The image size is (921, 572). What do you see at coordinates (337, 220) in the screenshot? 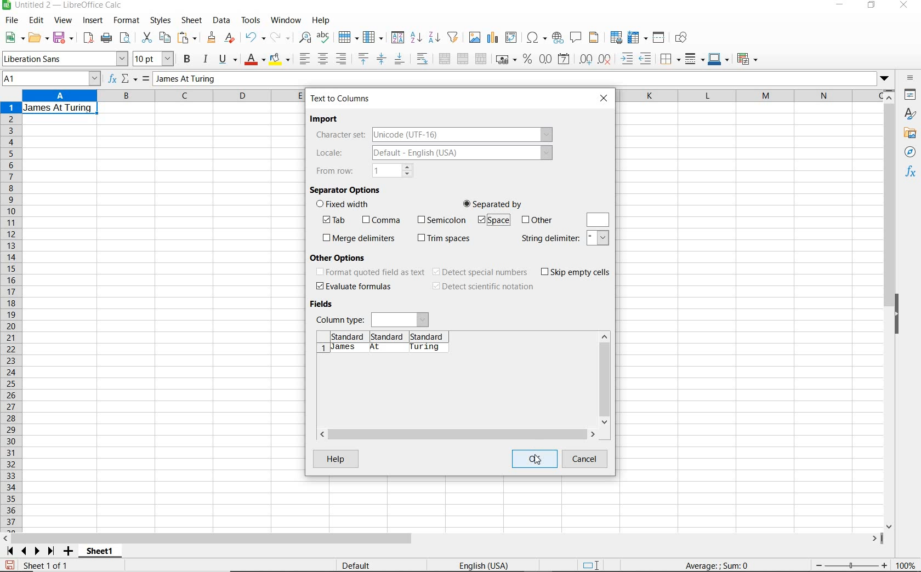
I see `tab` at bounding box center [337, 220].